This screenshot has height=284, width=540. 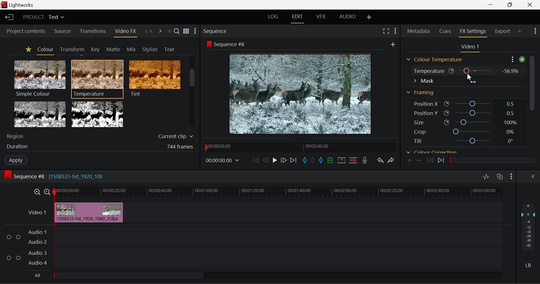 I want to click on All, so click(x=38, y=275).